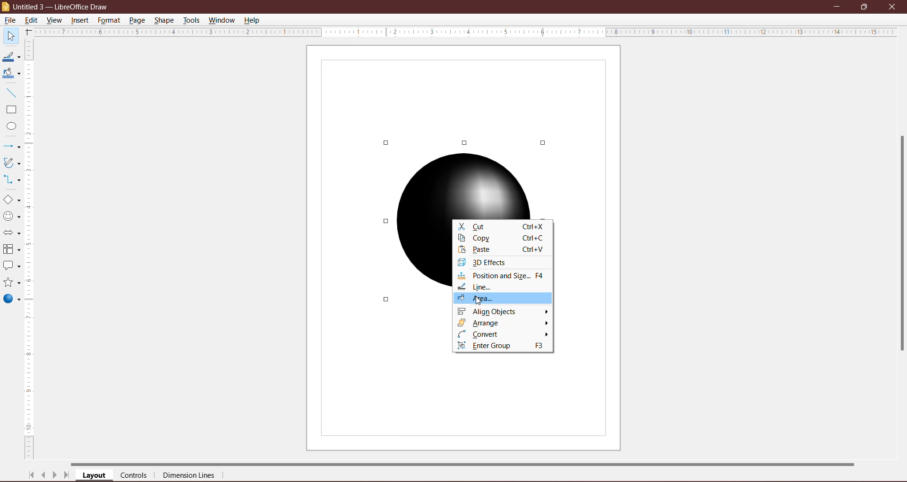  Describe the element at coordinates (32, 475) in the screenshot. I see `Scroll to first page` at that location.